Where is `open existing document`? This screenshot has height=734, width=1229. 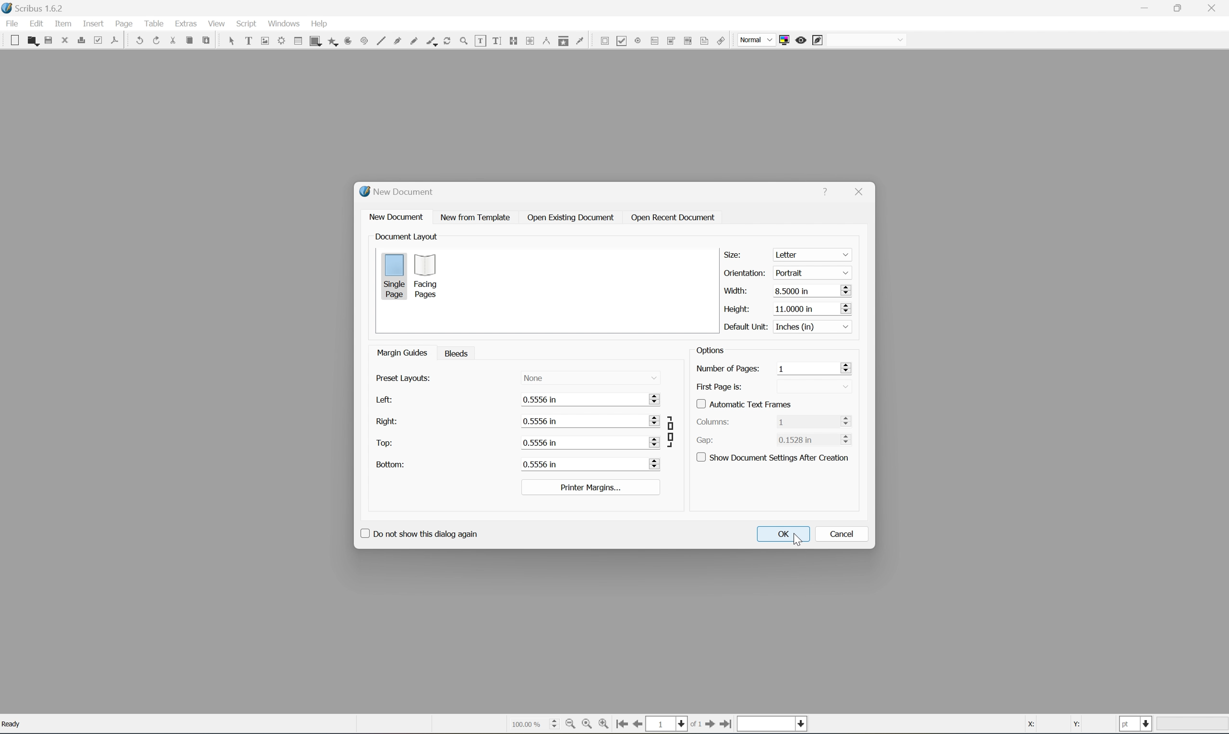
open existing document is located at coordinates (572, 218).